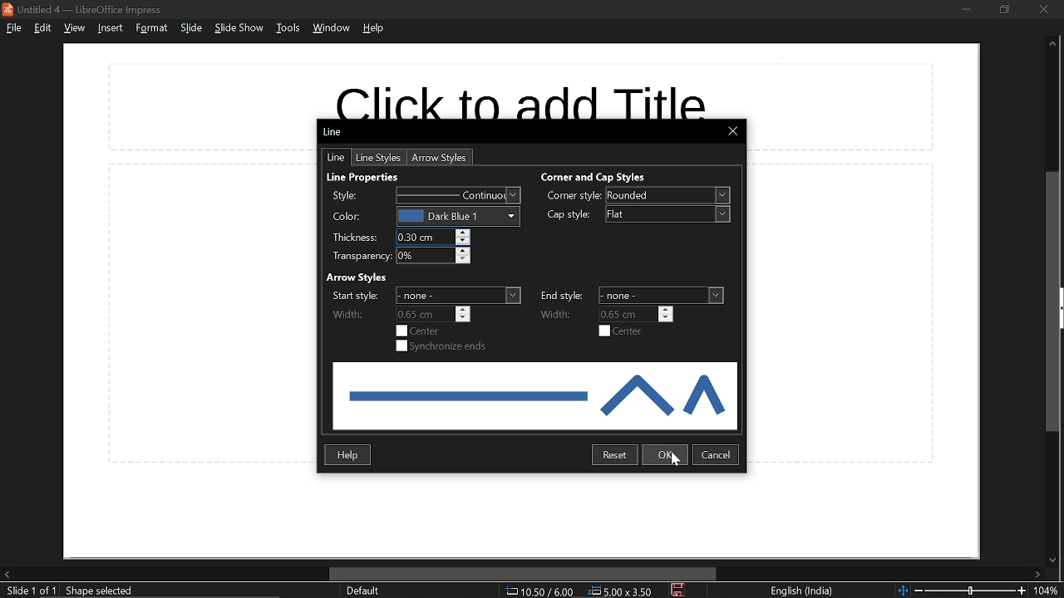  What do you see at coordinates (621, 331) in the screenshot?
I see `end center` at bounding box center [621, 331].